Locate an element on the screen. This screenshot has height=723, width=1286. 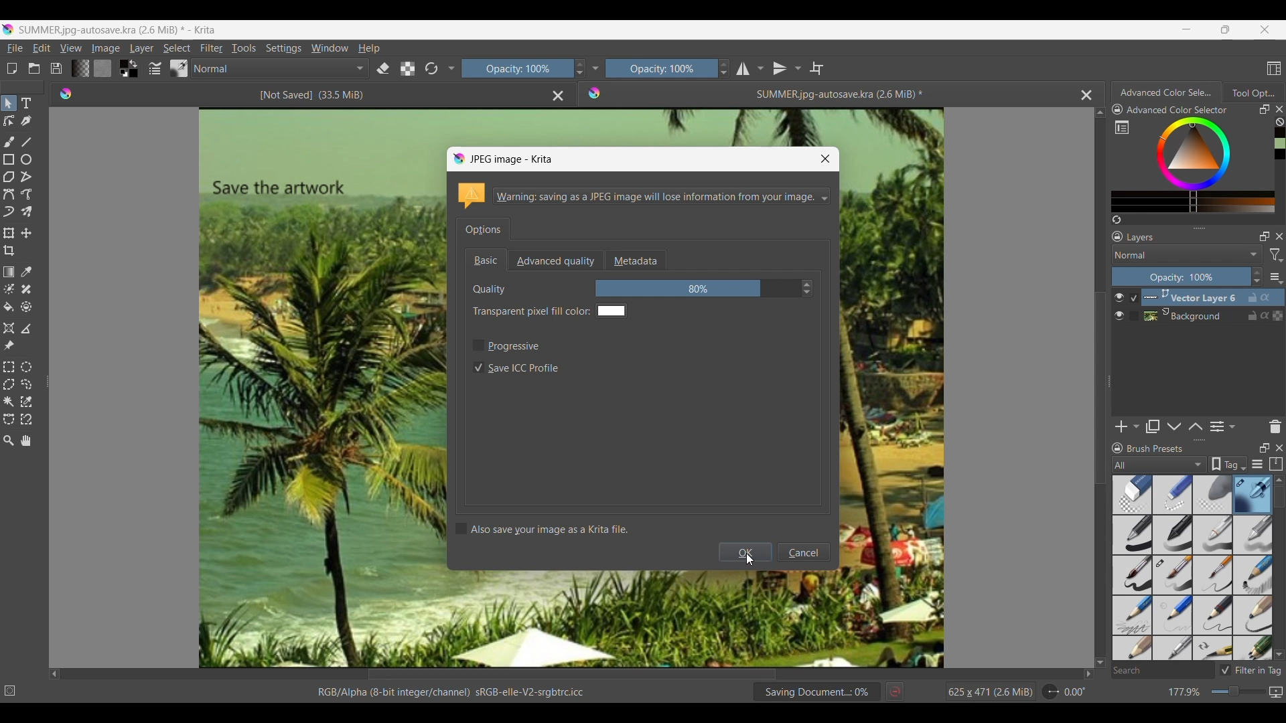
Opacity scale is located at coordinates (658, 68).